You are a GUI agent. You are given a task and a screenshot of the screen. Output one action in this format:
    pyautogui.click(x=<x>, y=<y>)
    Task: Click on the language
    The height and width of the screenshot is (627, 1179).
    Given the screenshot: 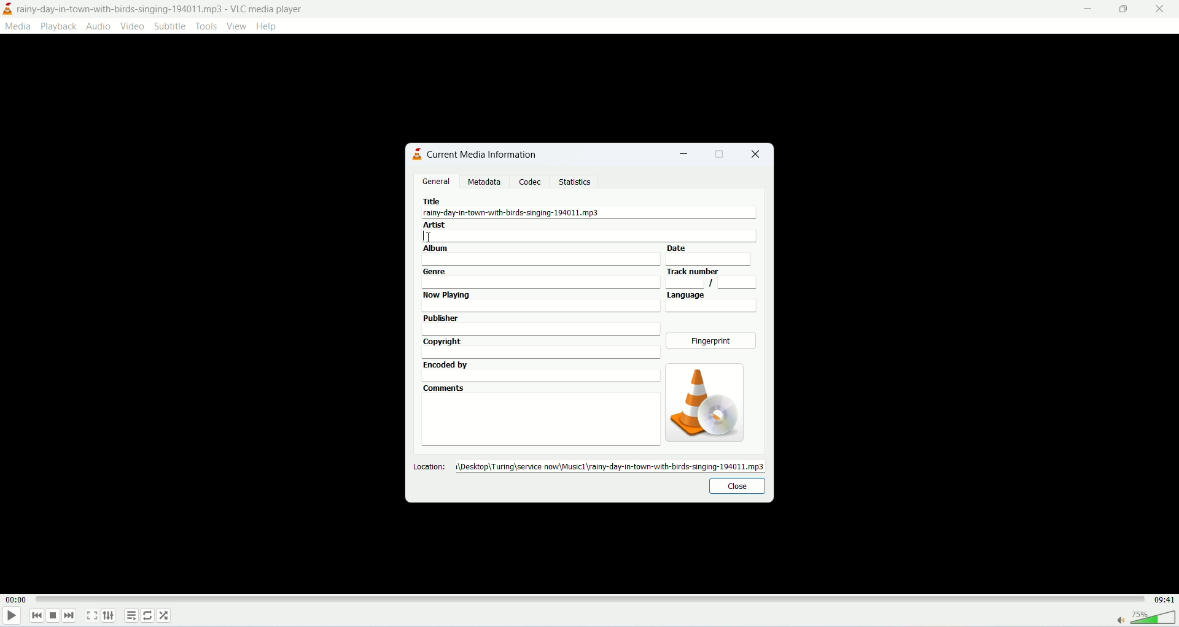 What is the action you would take?
    pyautogui.click(x=713, y=302)
    